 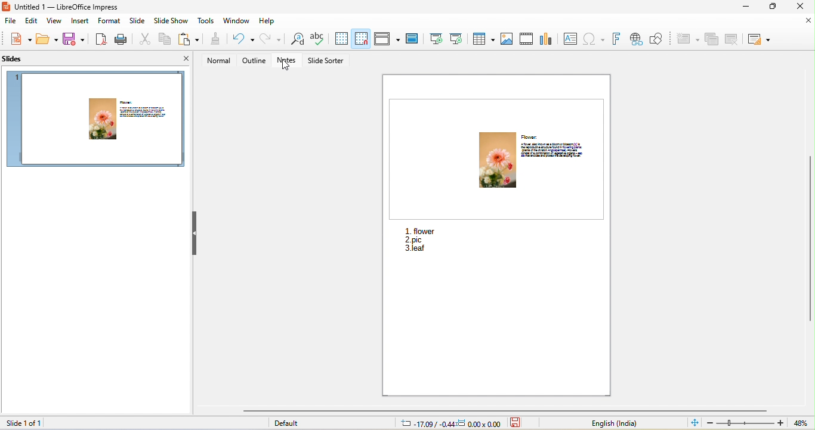 What do you see at coordinates (20, 59) in the screenshot?
I see `slides` at bounding box center [20, 59].